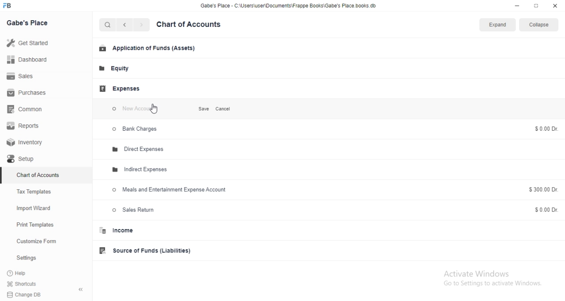 This screenshot has height=301, width=565. Describe the element at coordinates (28, 60) in the screenshot. I see `Dashboard` at that location.